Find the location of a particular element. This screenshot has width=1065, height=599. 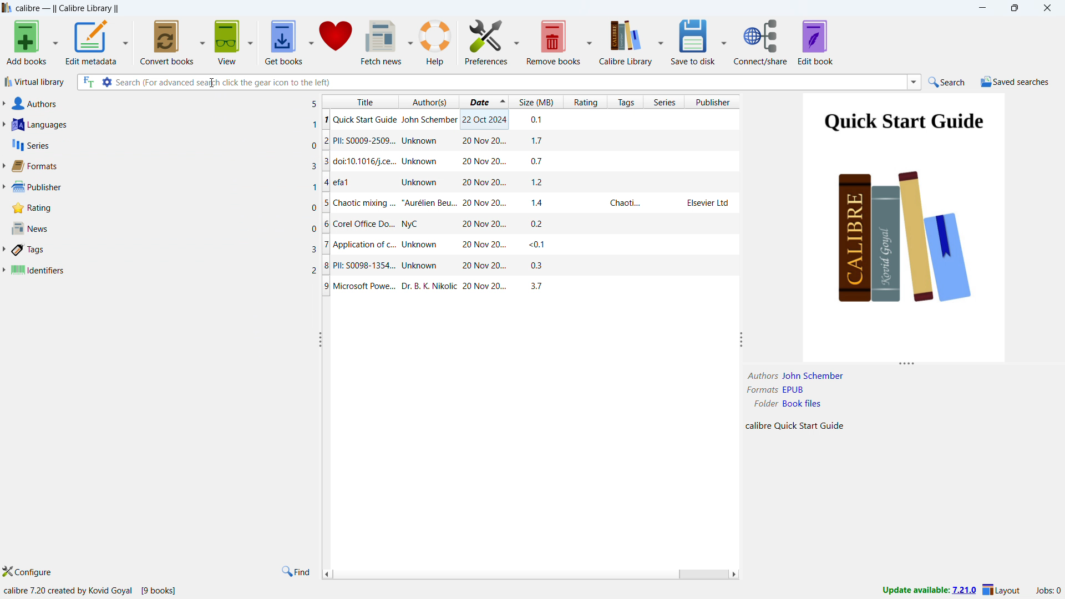

fetch news options is located at coordinates (410, 41).